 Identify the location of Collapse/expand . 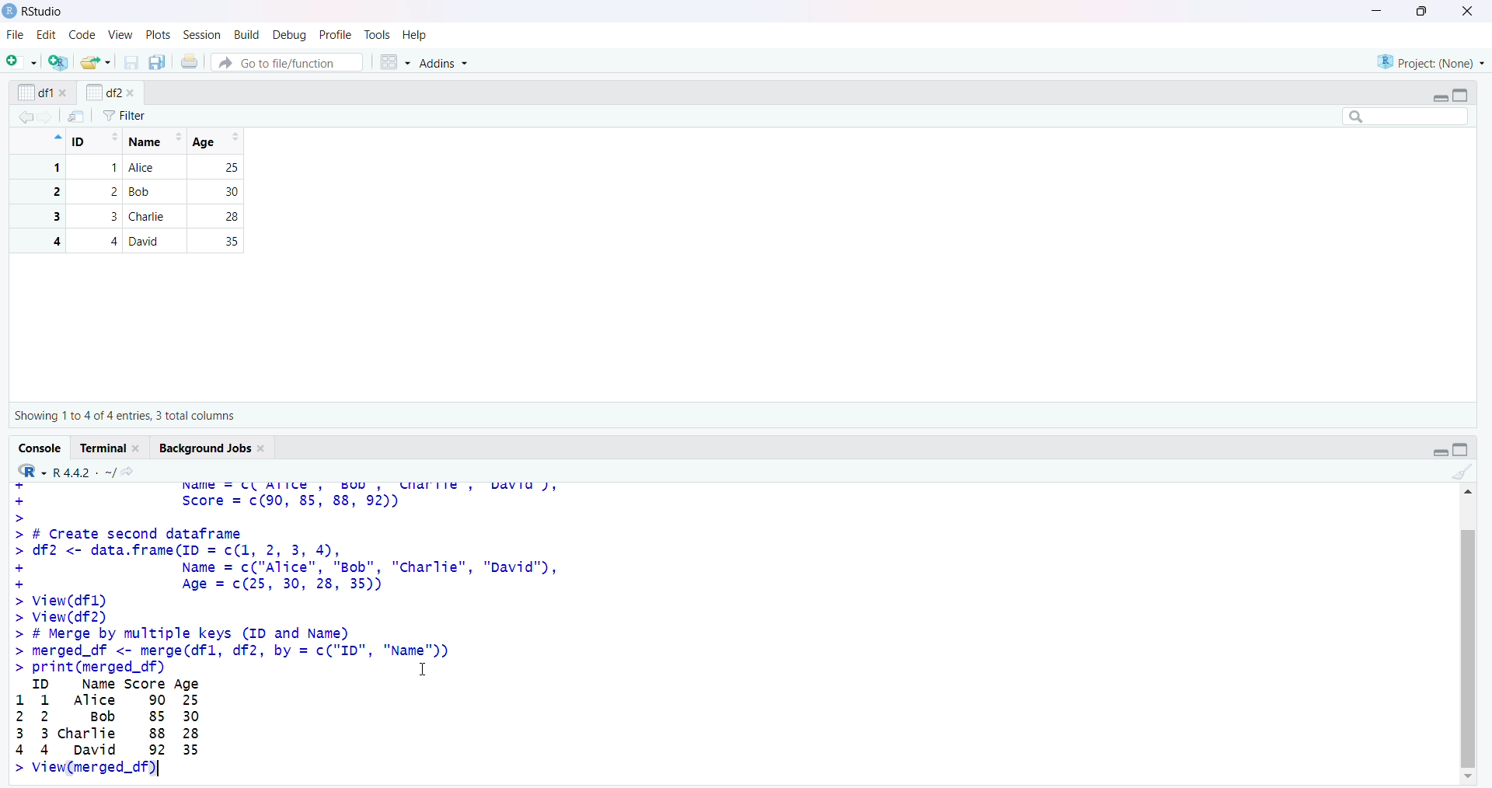
(1439, 99).